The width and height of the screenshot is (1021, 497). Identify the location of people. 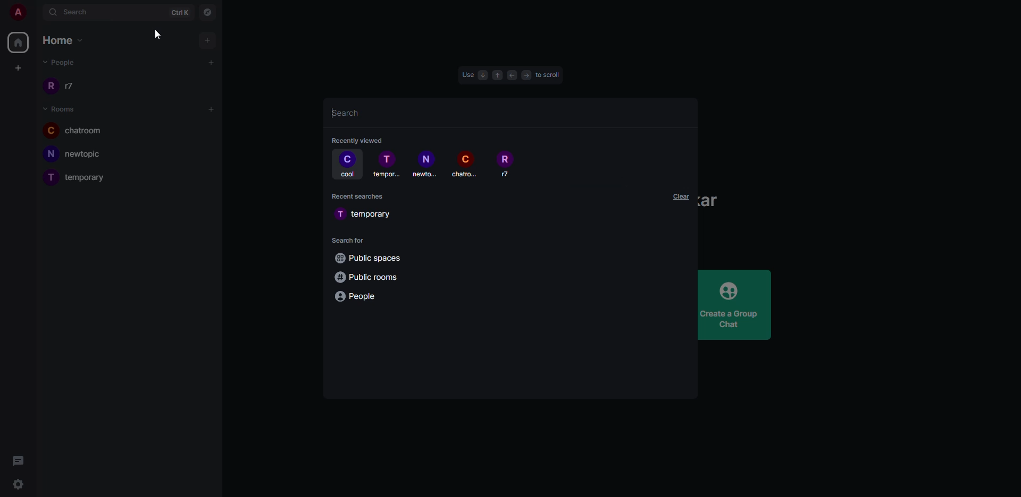
(59, 62).